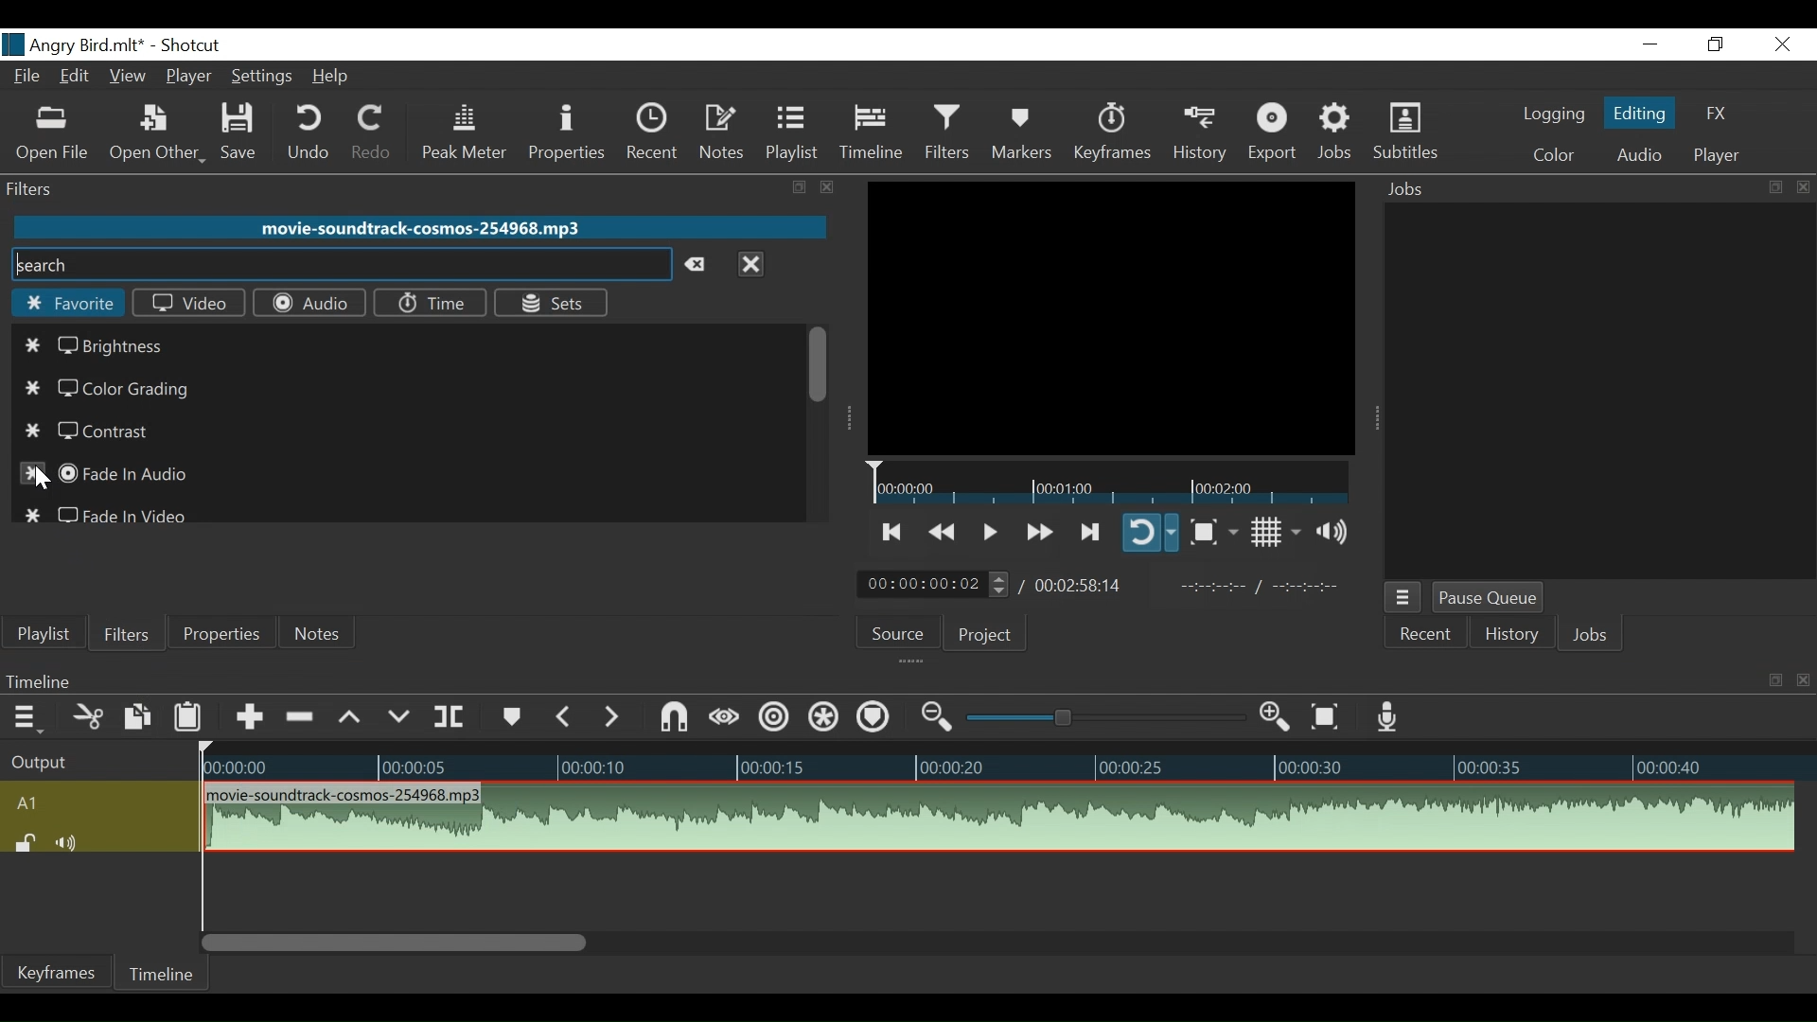 This screenshot has height=1022, width=1817. Describe the element at coordinates (1199, 133) in the screenshot. I see `History` at that location.